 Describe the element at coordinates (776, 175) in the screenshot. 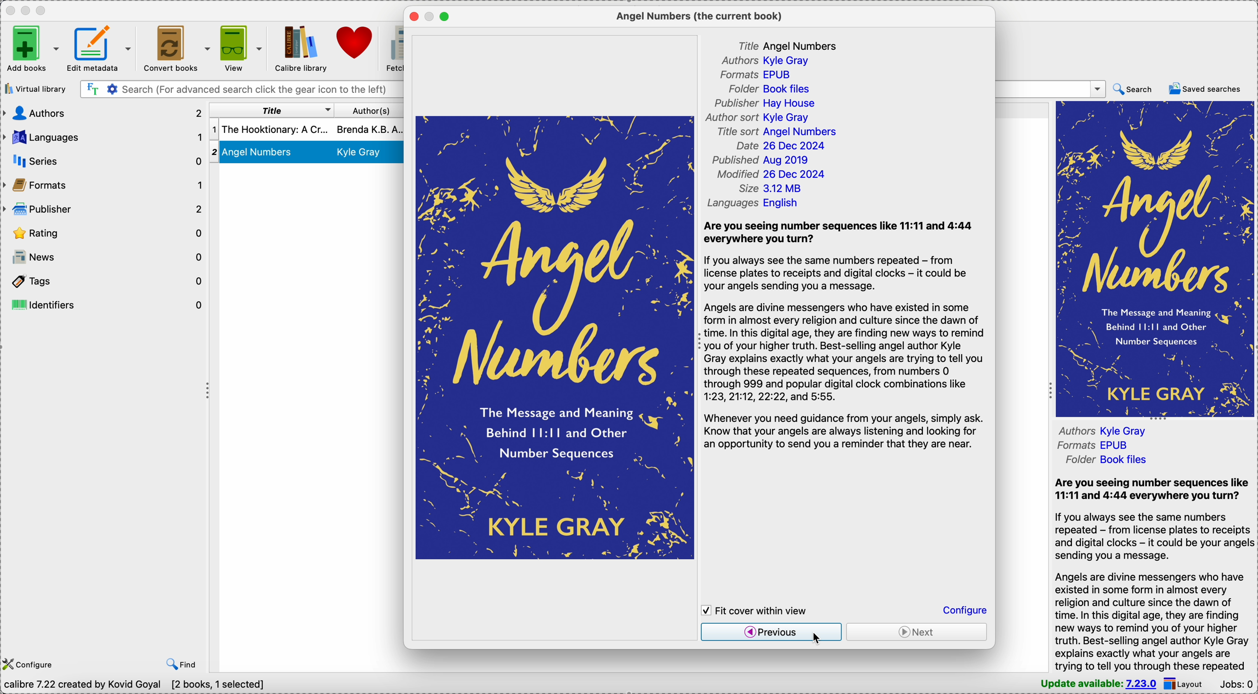

I see `modified` at that location.